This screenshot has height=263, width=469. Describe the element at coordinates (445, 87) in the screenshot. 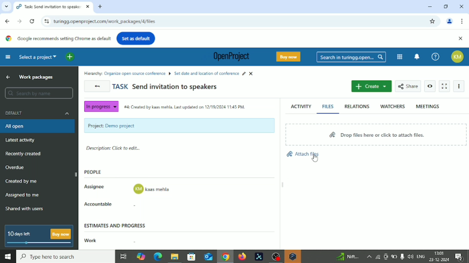

I see `Activate zen mode` at that location.